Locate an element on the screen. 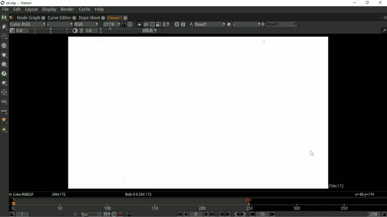 The height and width of the screenshot is (217, 387). Script name is located at coordinates (11, 18).